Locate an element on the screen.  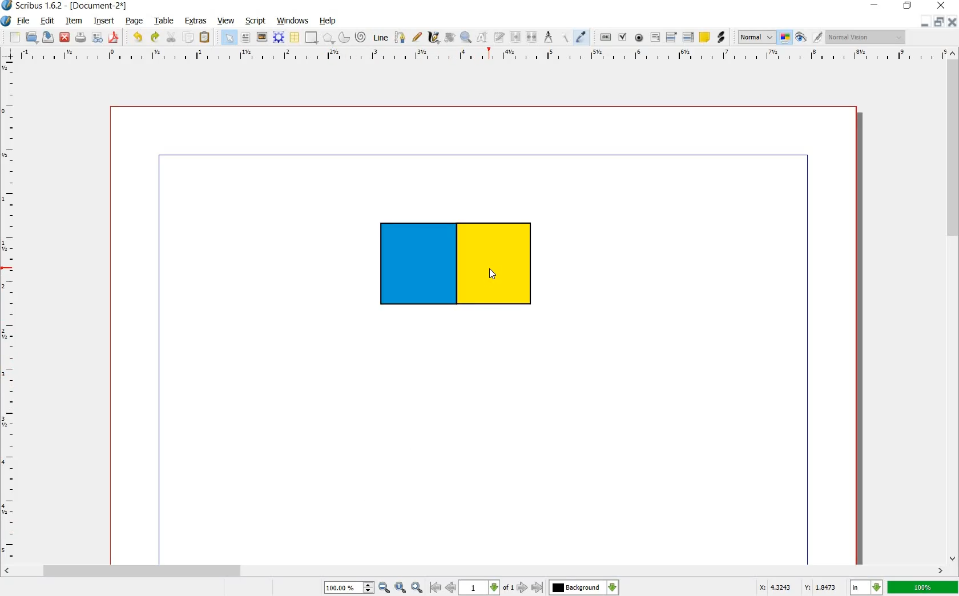
render frame is located at coordinates (279, 38).